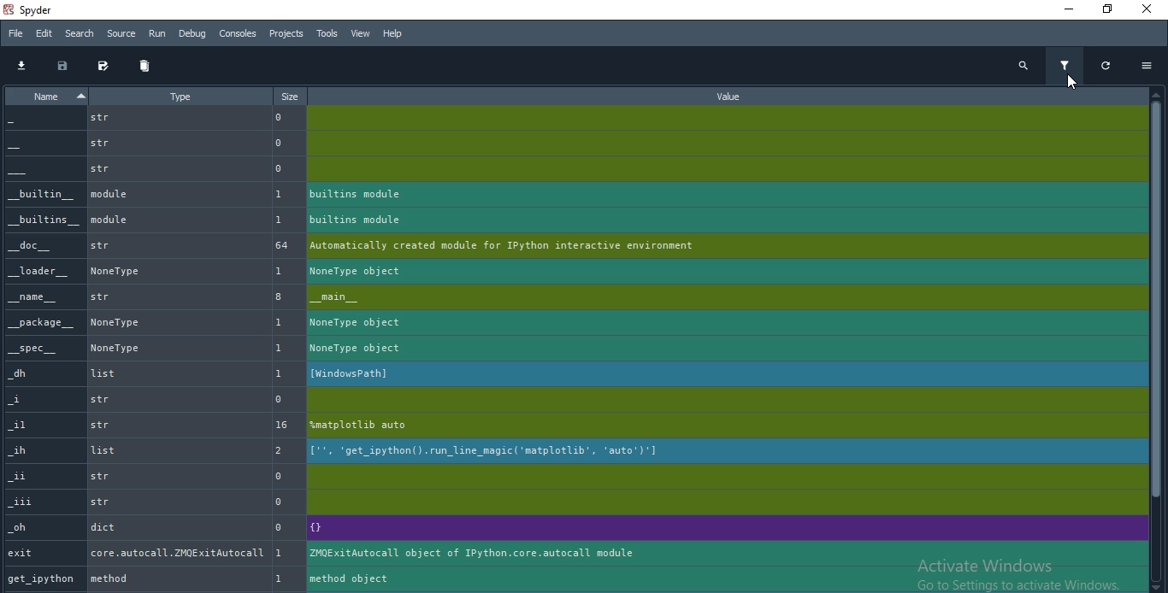 This screenshot has width=1168, height=593. I want to click on Tools, so click(325, 34).